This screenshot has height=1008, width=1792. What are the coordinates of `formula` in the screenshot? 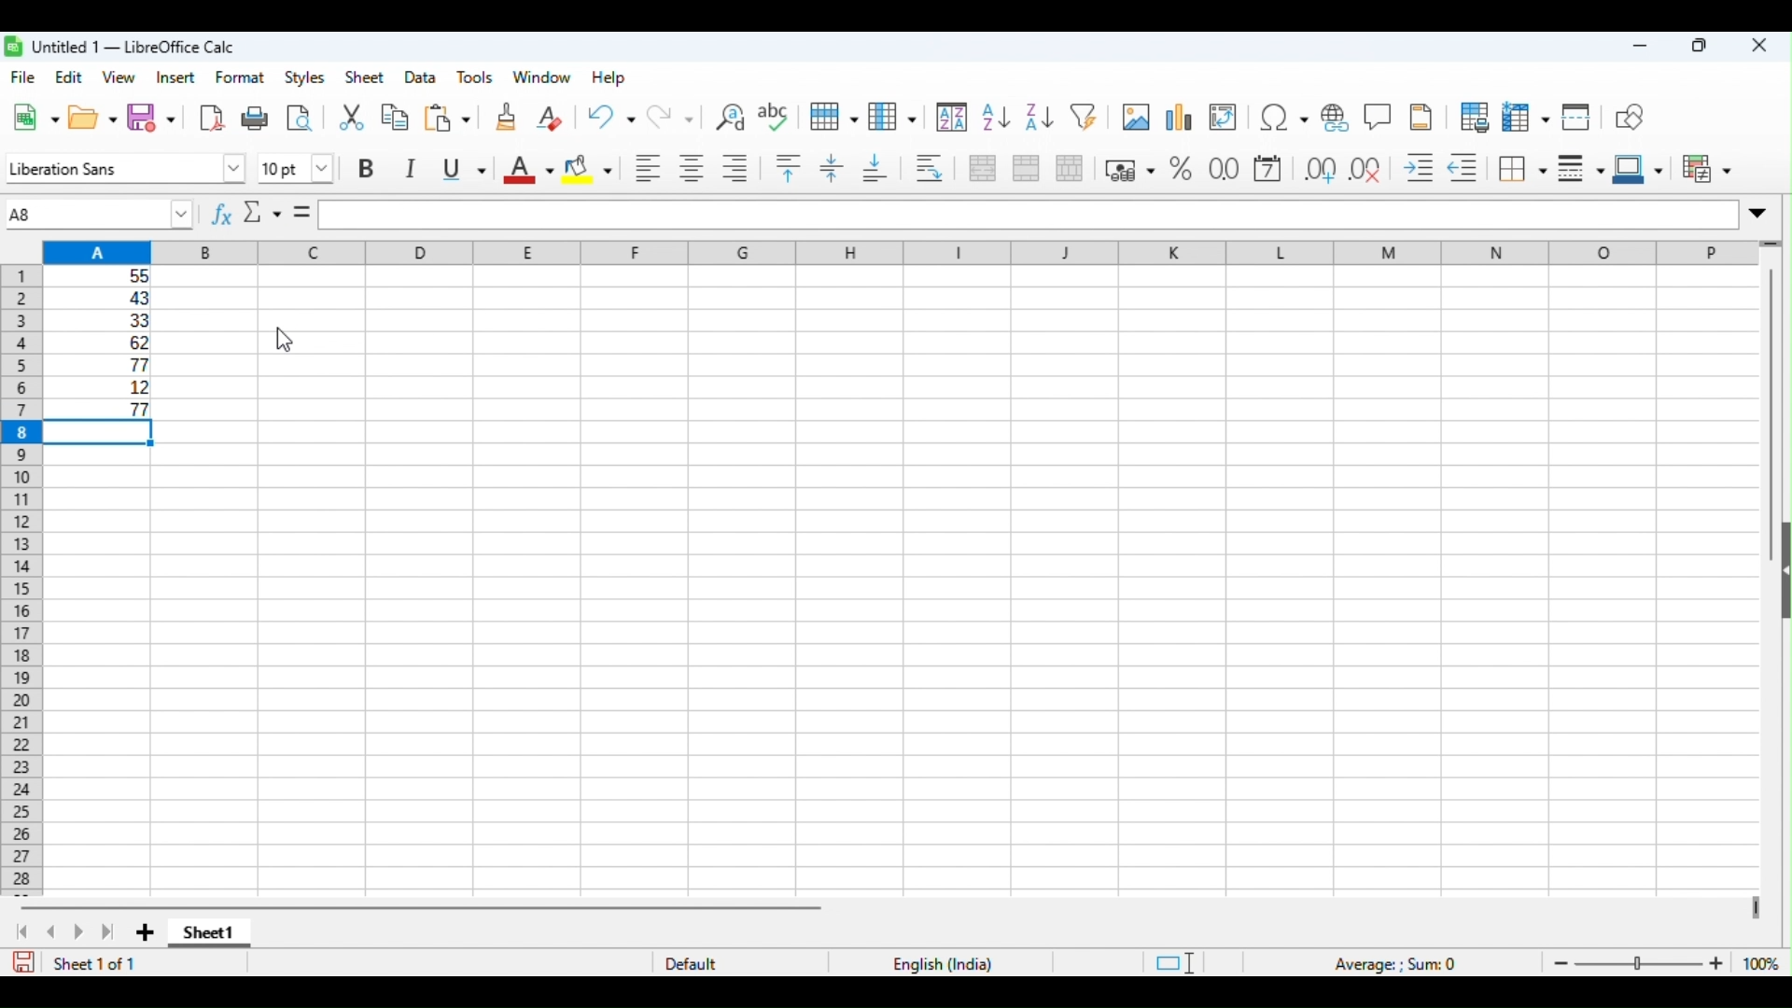 It's located at (1025, 213).